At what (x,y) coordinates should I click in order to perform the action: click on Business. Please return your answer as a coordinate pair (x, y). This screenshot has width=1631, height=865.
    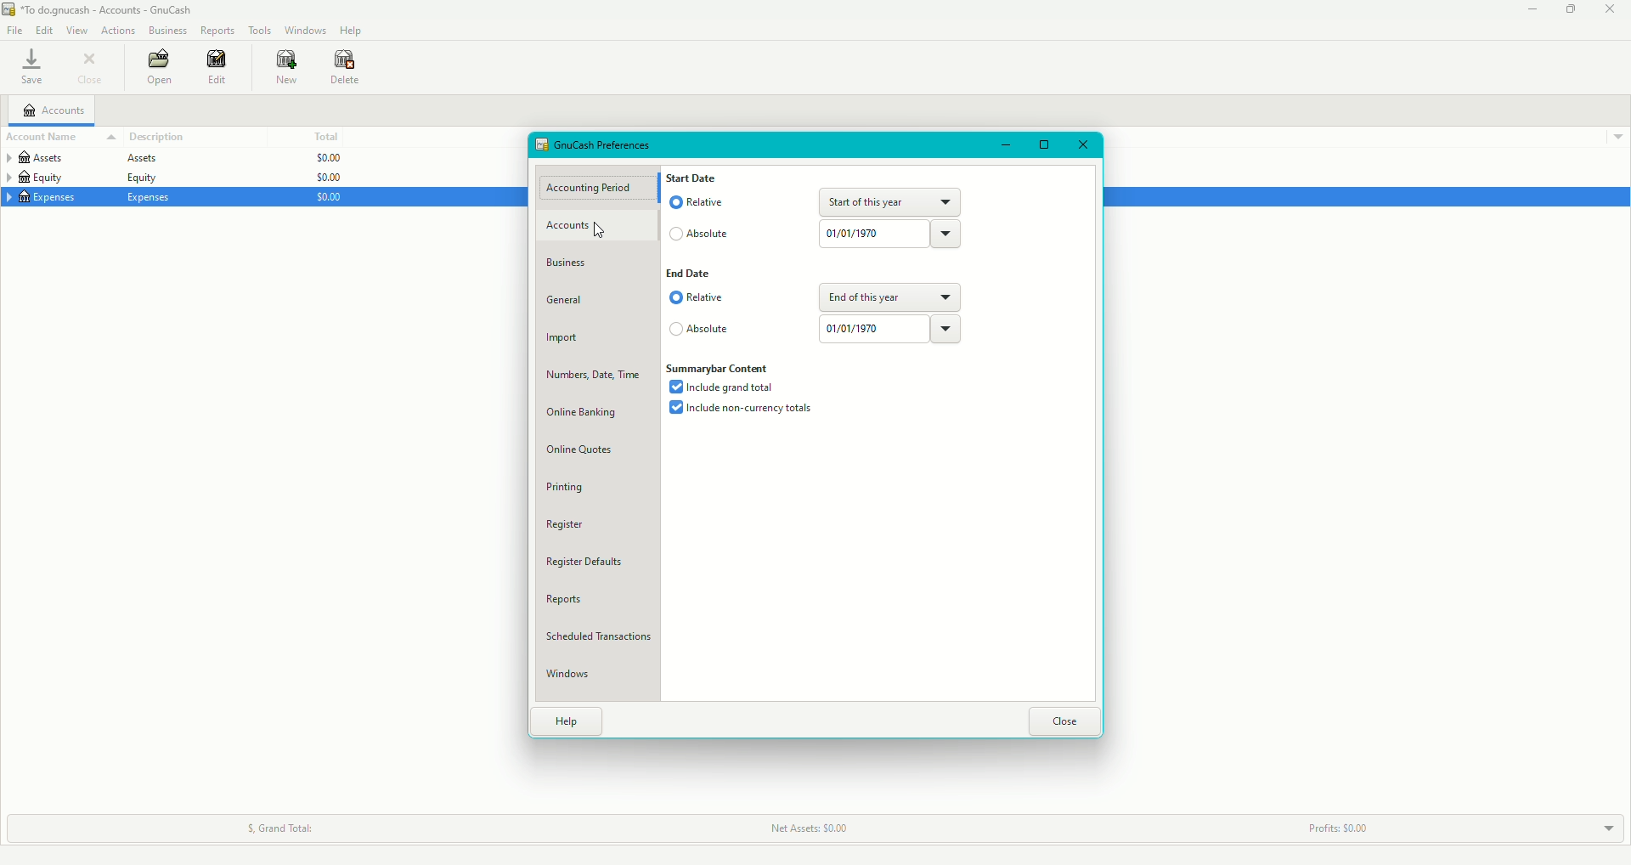
    Looking at the image, I should click on (167, 29).